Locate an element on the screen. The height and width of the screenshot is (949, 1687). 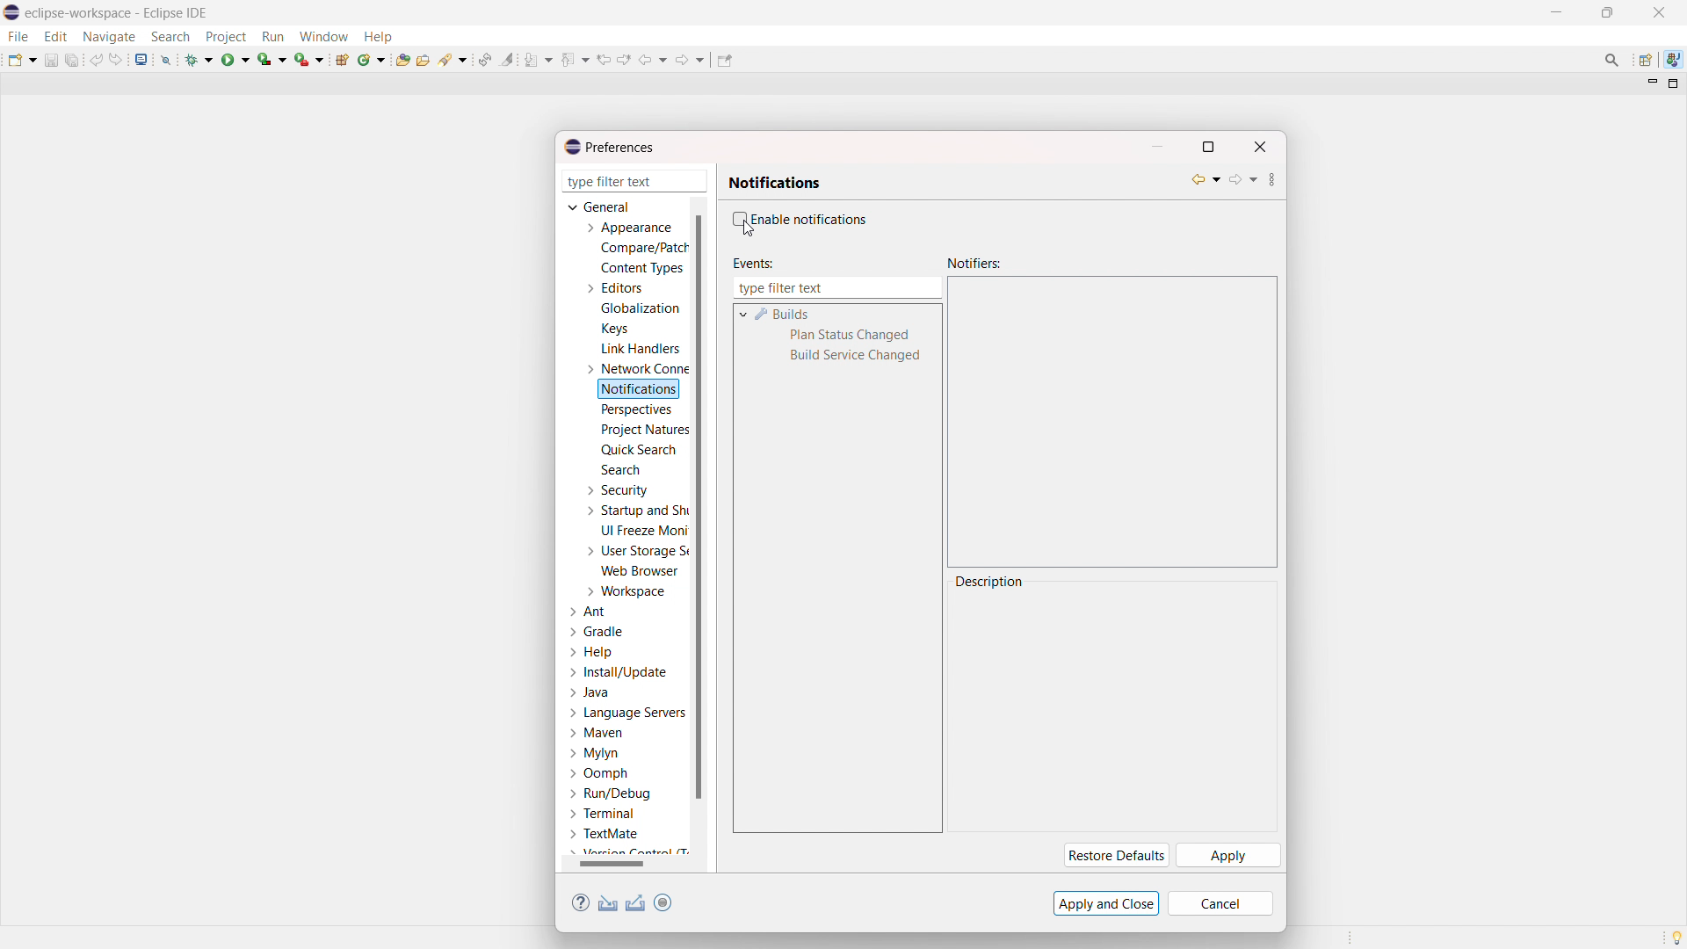
ant is located at coordinates (590, 612).